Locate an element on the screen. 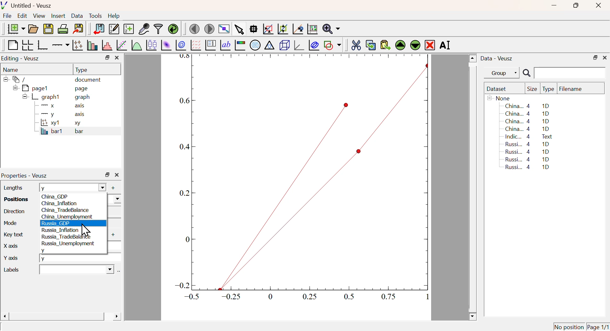  Add is located at coordinates (111, 235).